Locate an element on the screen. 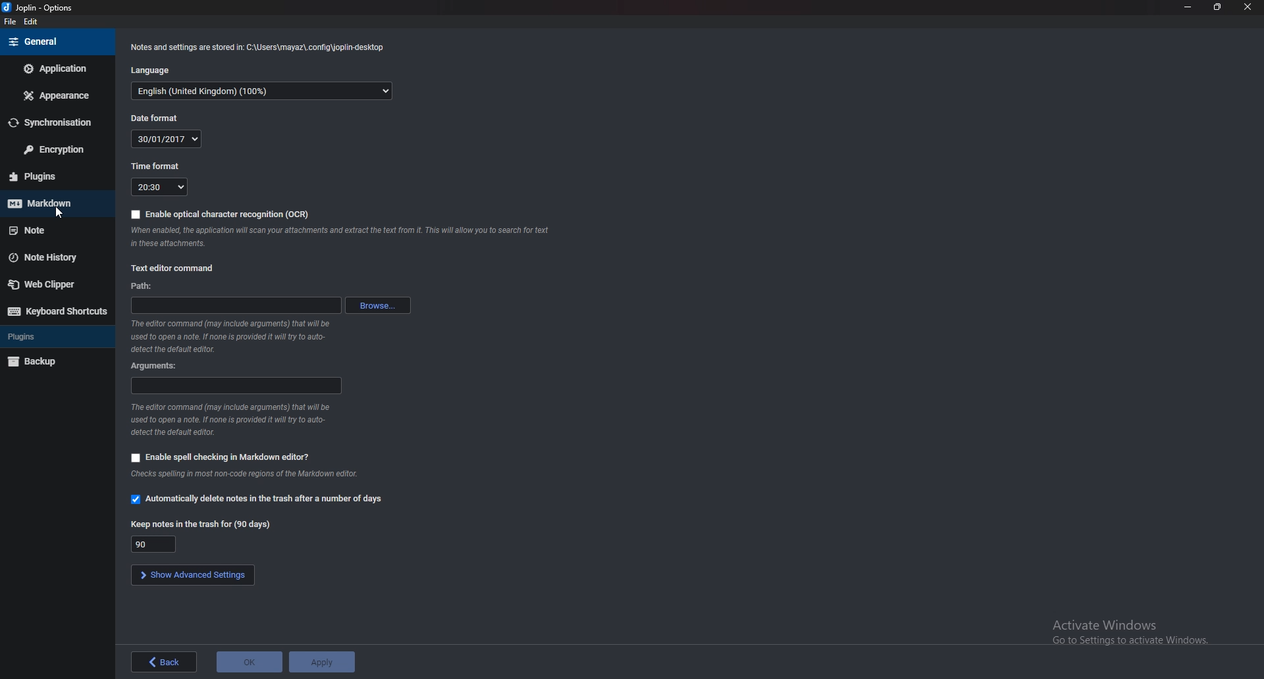 The height and width of the screenshot is (679, 1264). resize is located at coordinates (1219, 7).